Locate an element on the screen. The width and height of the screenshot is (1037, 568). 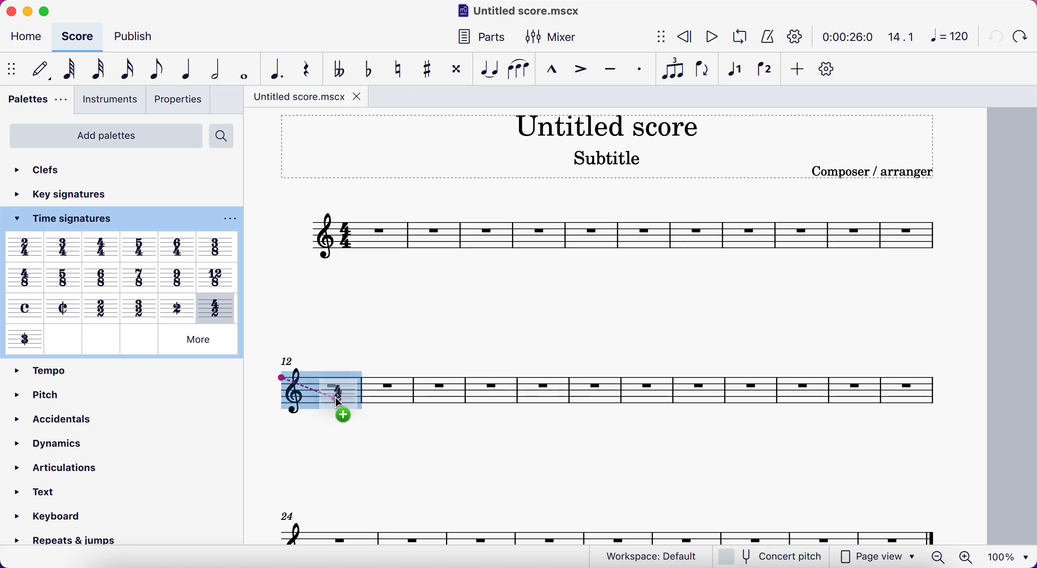
parts is located at coordinates (479, 36).